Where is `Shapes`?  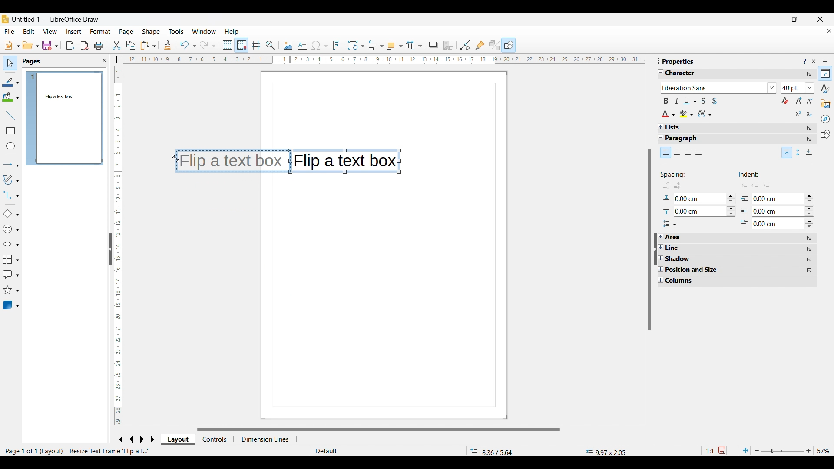
Shapes is located at coordinates (826, 134).